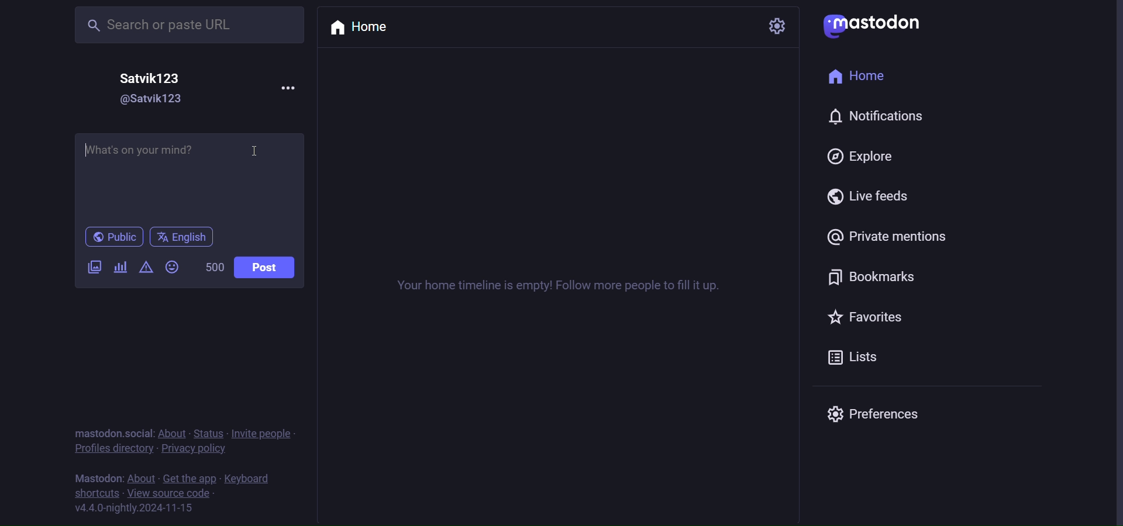  I want to click on type indicator, so click(88, 152).